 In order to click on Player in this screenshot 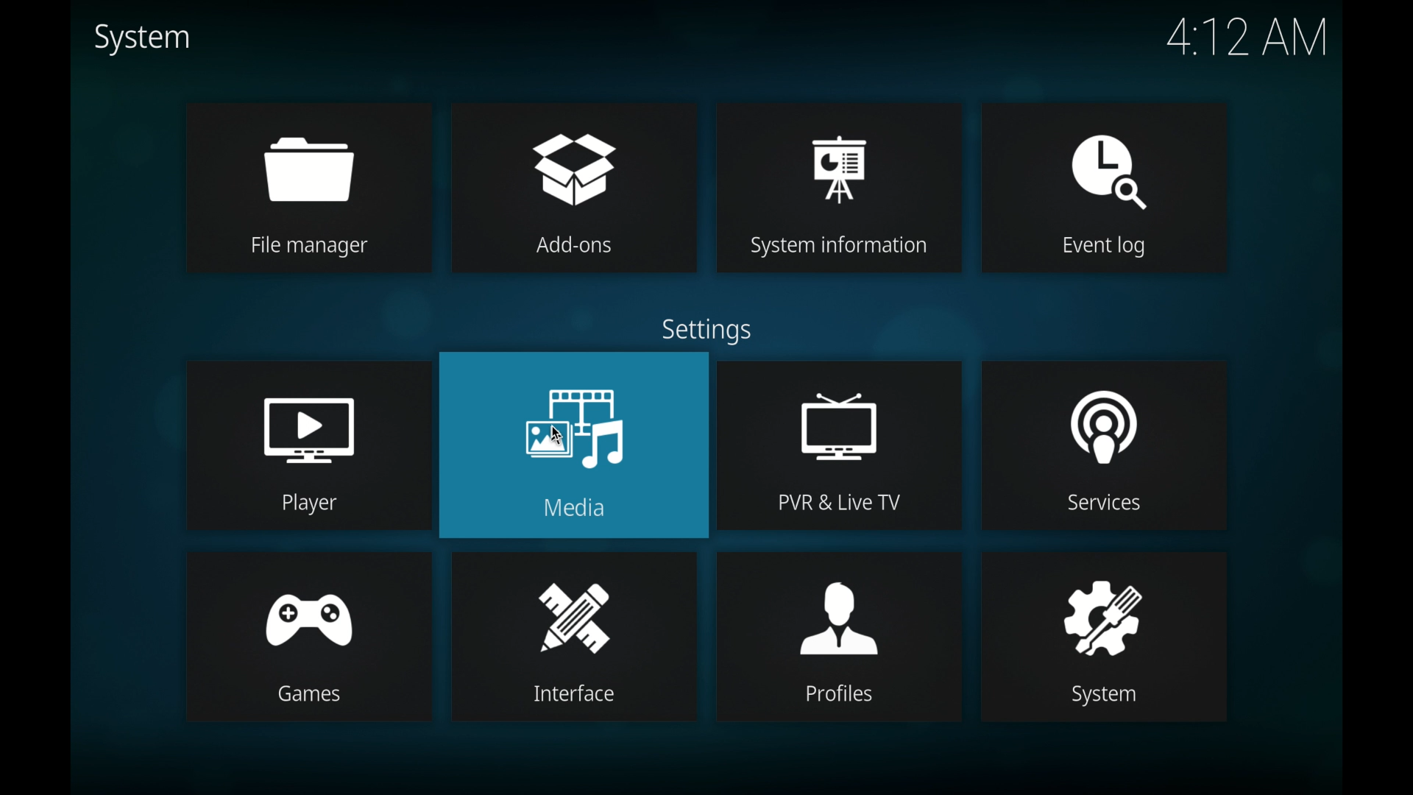, I will do `click(315, 502)`.